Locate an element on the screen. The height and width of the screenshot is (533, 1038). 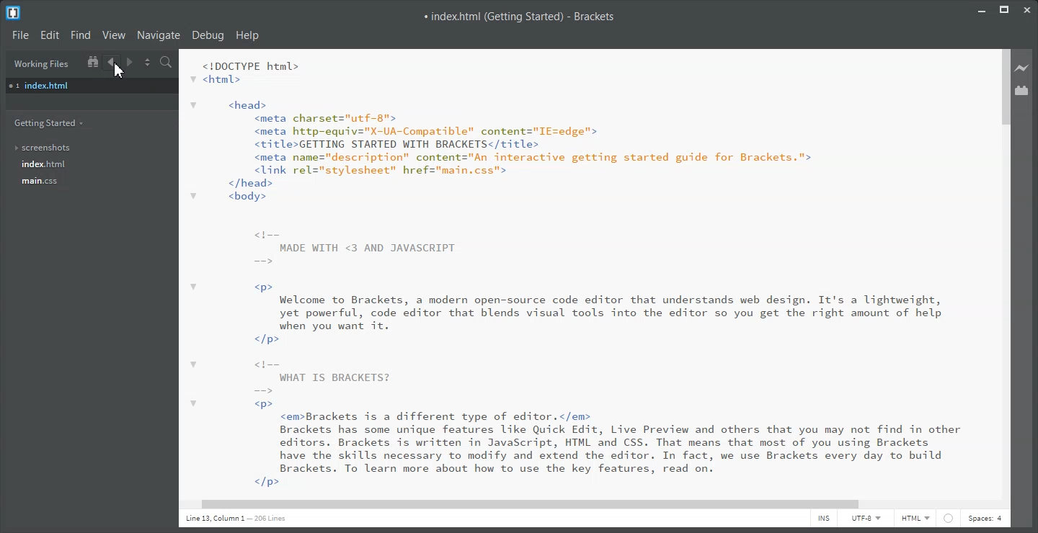
Find in Files is located at coordinates (167, 63).